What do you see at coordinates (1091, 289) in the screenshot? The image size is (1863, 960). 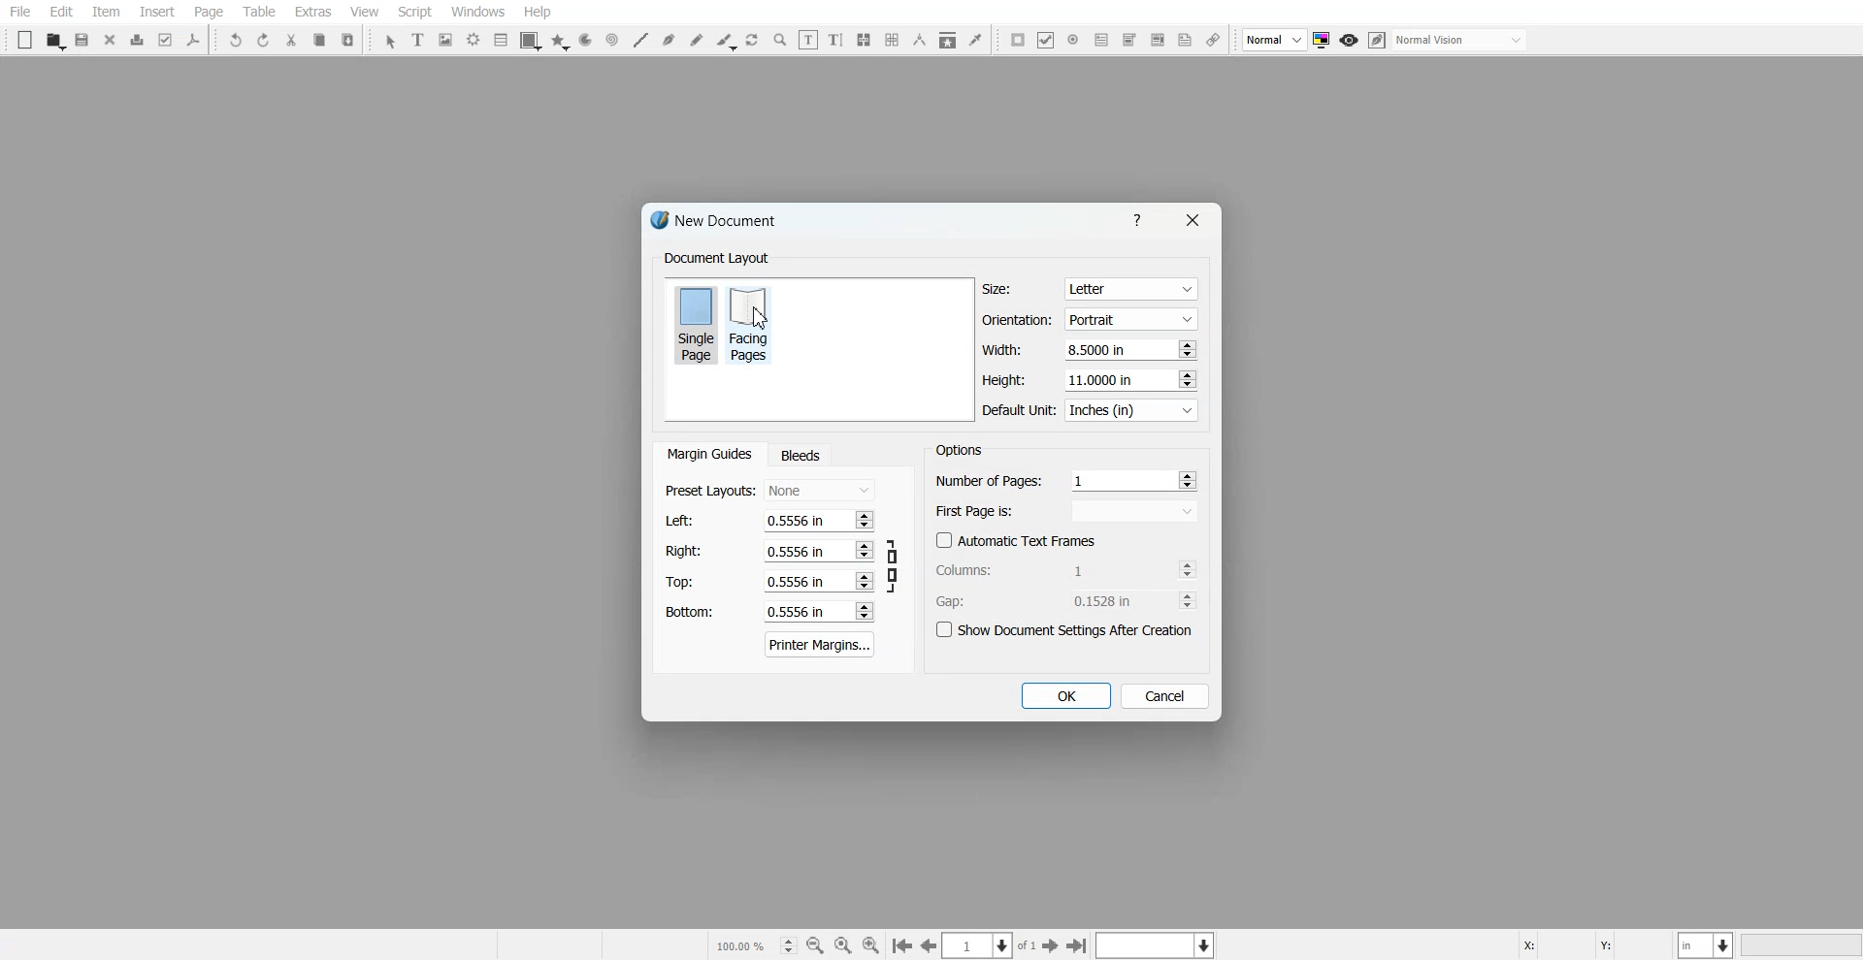 I see `Size` at bounding box center [1091, 289].